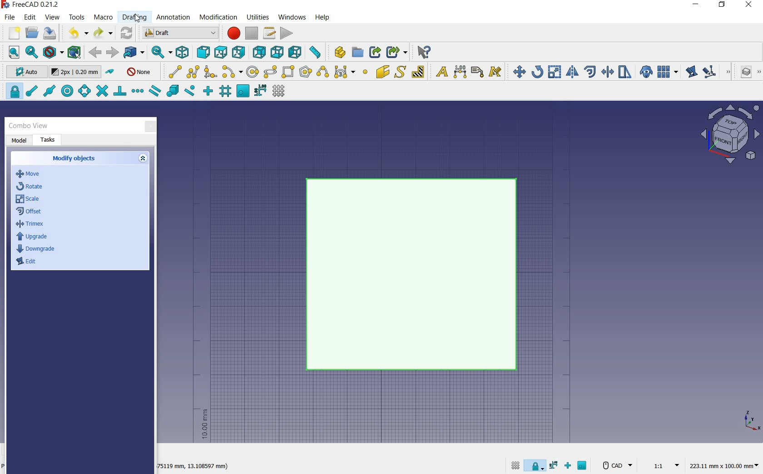  I want to click on system name, so click(33, 5).